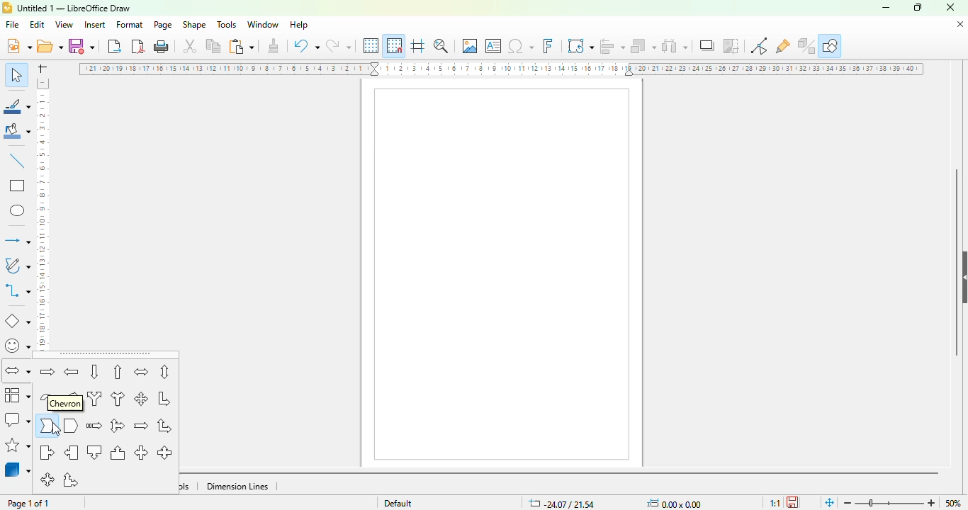  Describe the element at coordinates (806, 46) in the screenshot. I see `toggle extrusion` at that location.